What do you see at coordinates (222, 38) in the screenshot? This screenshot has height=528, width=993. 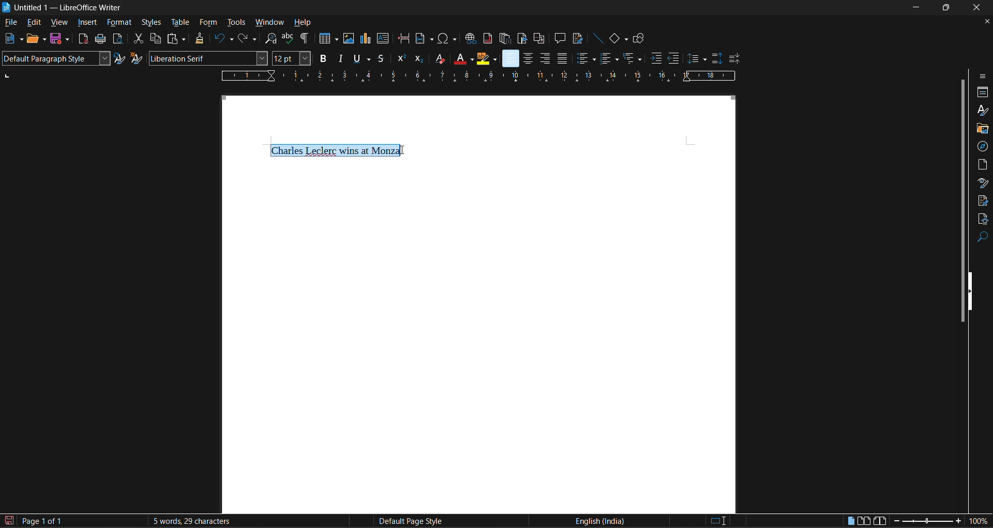 I see `undo` at bounding box center [222, 38].